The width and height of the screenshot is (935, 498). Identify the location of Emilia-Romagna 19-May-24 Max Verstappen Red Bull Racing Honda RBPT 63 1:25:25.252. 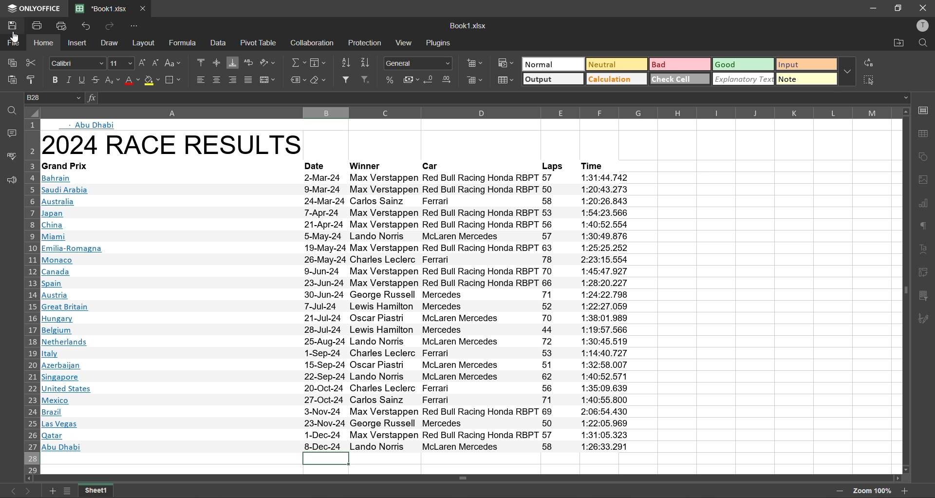
(338, 249).